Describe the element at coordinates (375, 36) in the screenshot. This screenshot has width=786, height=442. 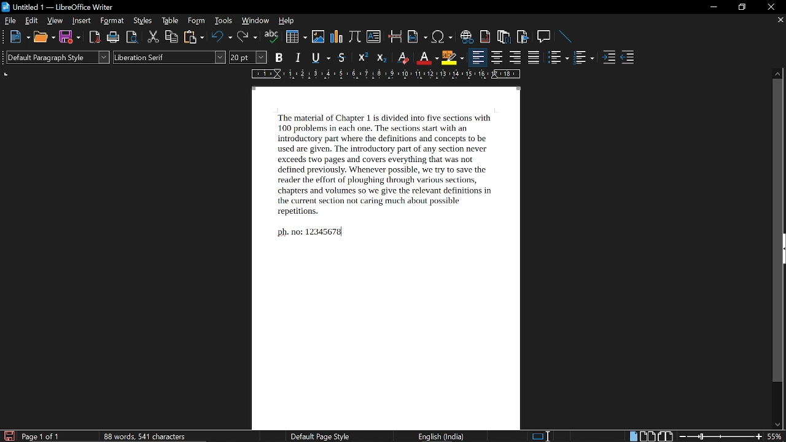
I see `insert text` at that location.